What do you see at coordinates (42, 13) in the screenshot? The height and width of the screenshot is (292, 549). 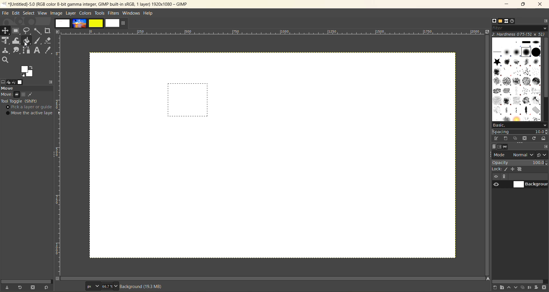 I see `view` at bounding box center [42, 13].